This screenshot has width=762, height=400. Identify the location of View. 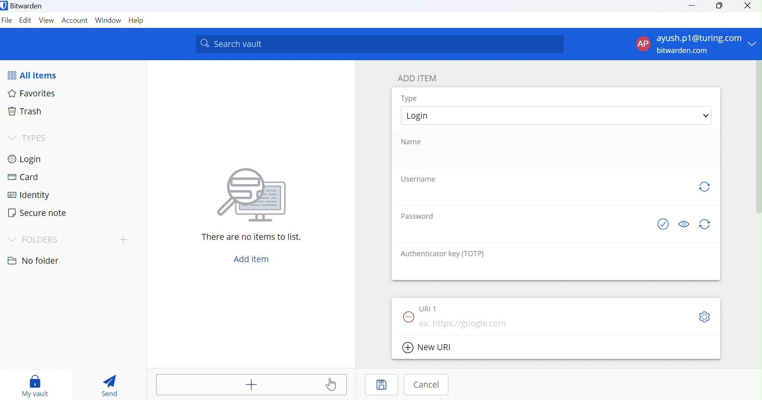
(47, 22).